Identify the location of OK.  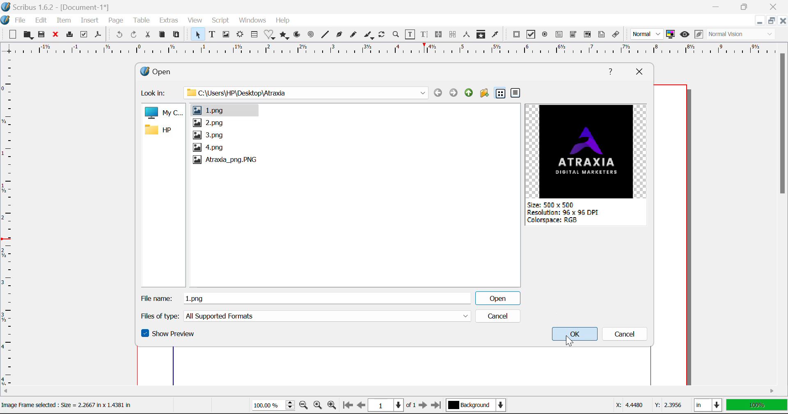
(576, 335).